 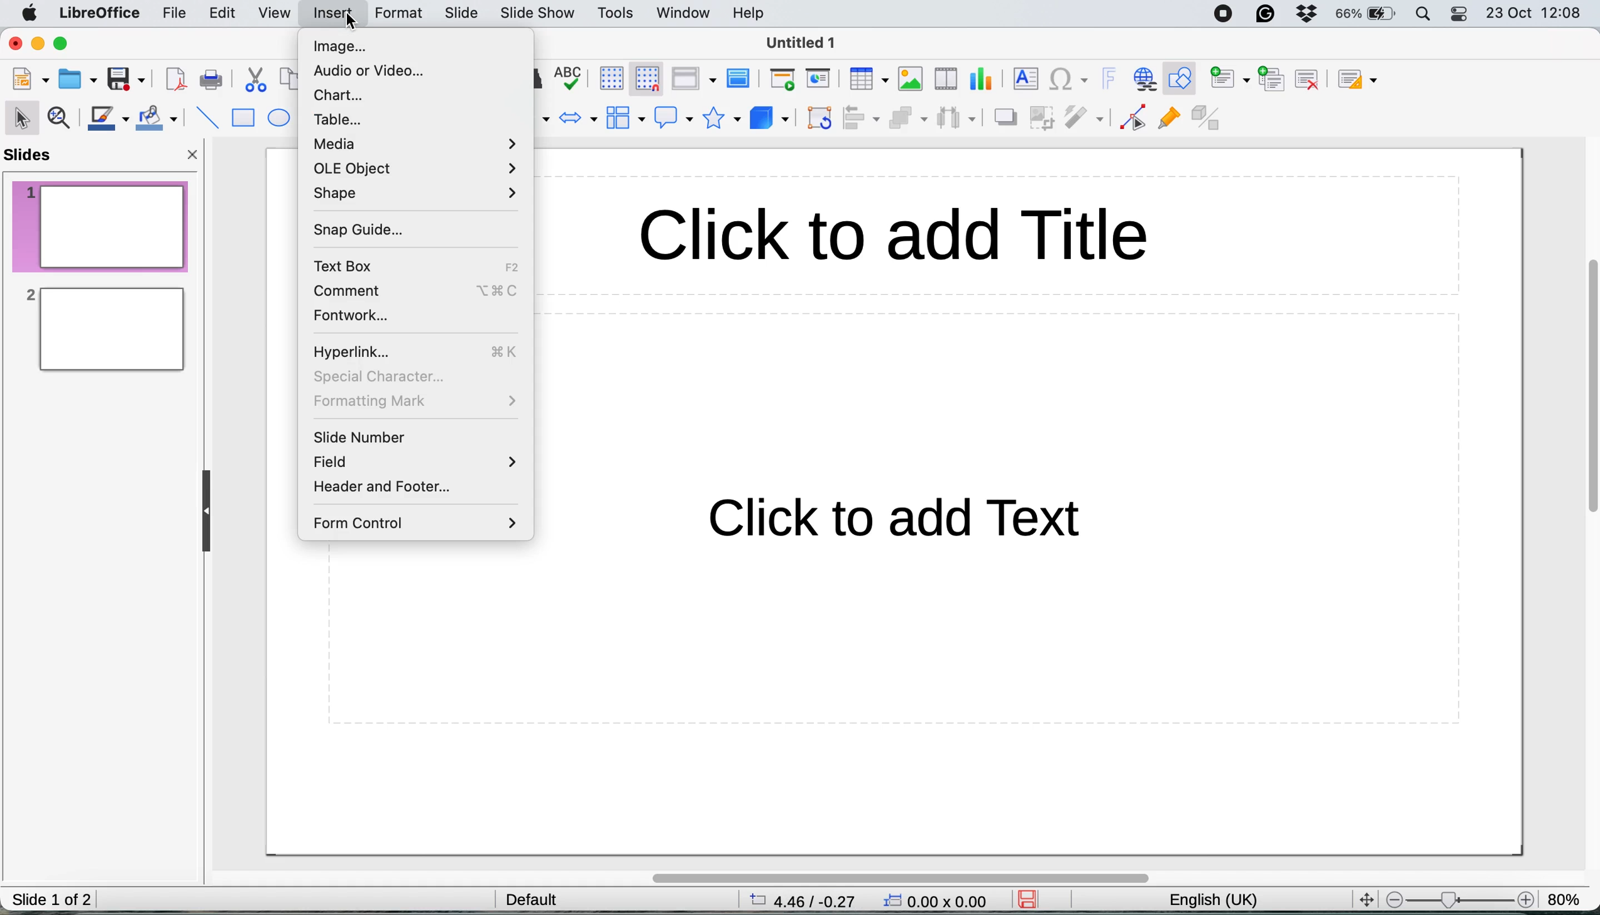 What do you see at coordinates (23, 117) in the screenshot?
I see `selection tool` at bounding box center [23, 117].